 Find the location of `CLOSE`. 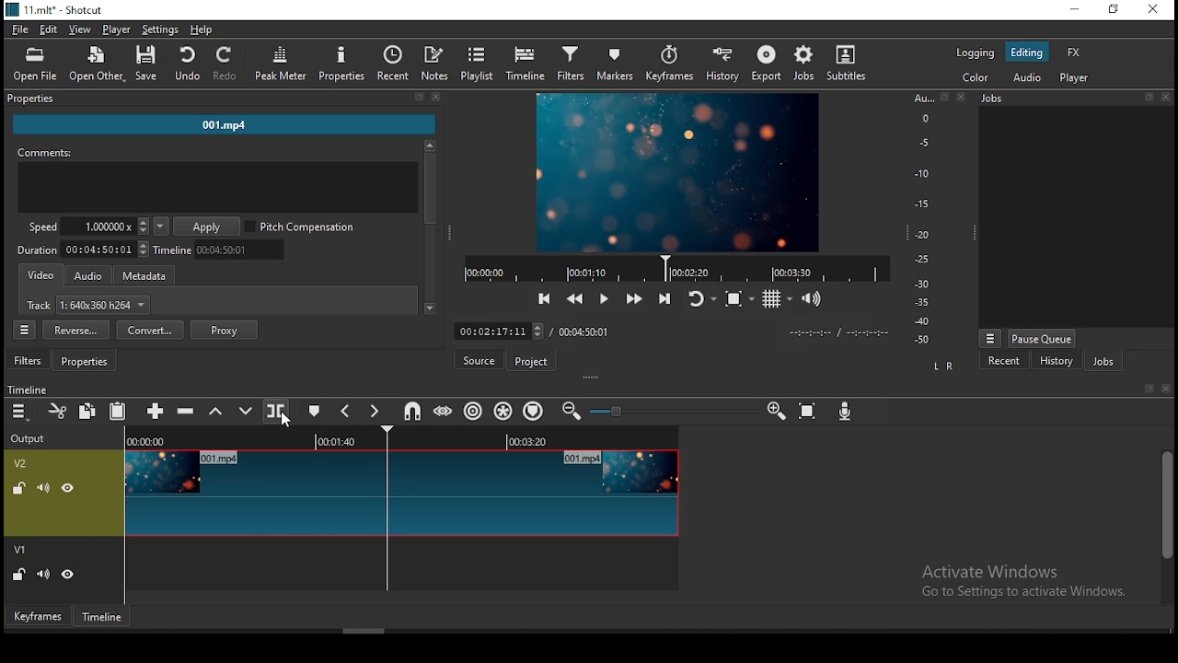

CLOSE is located at coordinates (1164, 390).